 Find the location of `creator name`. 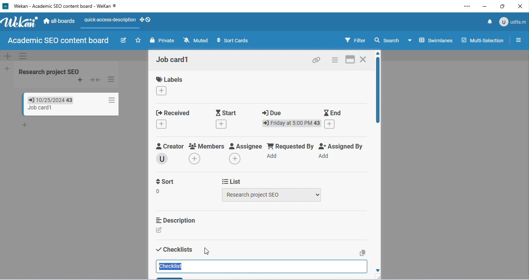

creator name is located at coordinates (164, 158).